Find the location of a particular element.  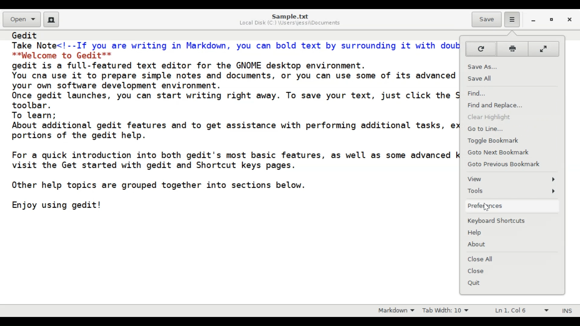

Clear Highlight is located at coordinates (514, 117).